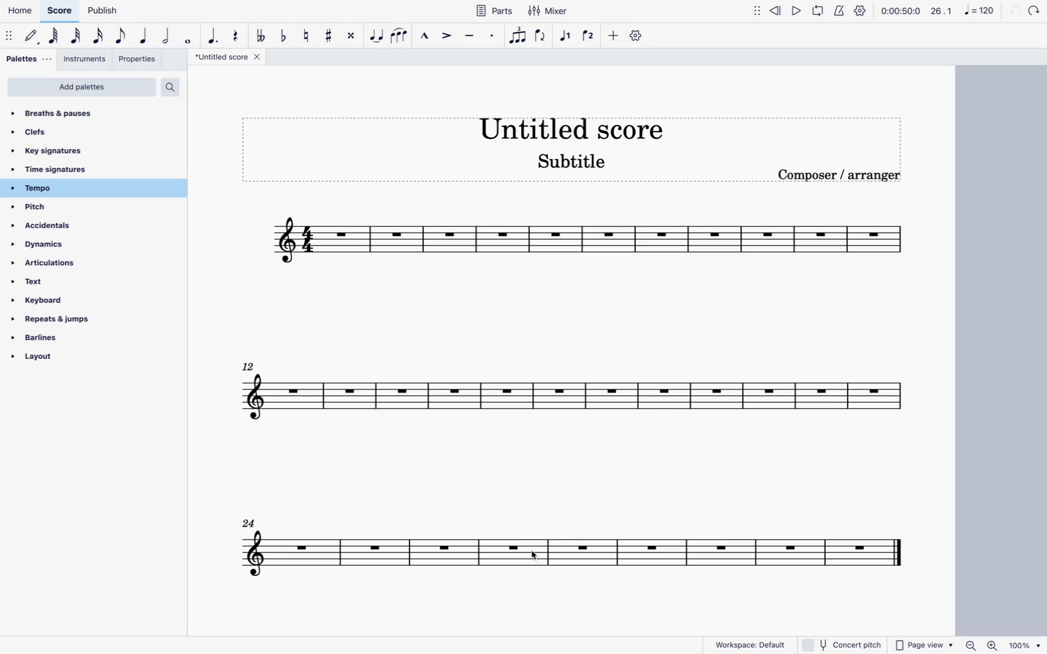  What do you see at coordinates (221, 57) in the screenshot?
I see `score title` at bounding box center [221, 57].